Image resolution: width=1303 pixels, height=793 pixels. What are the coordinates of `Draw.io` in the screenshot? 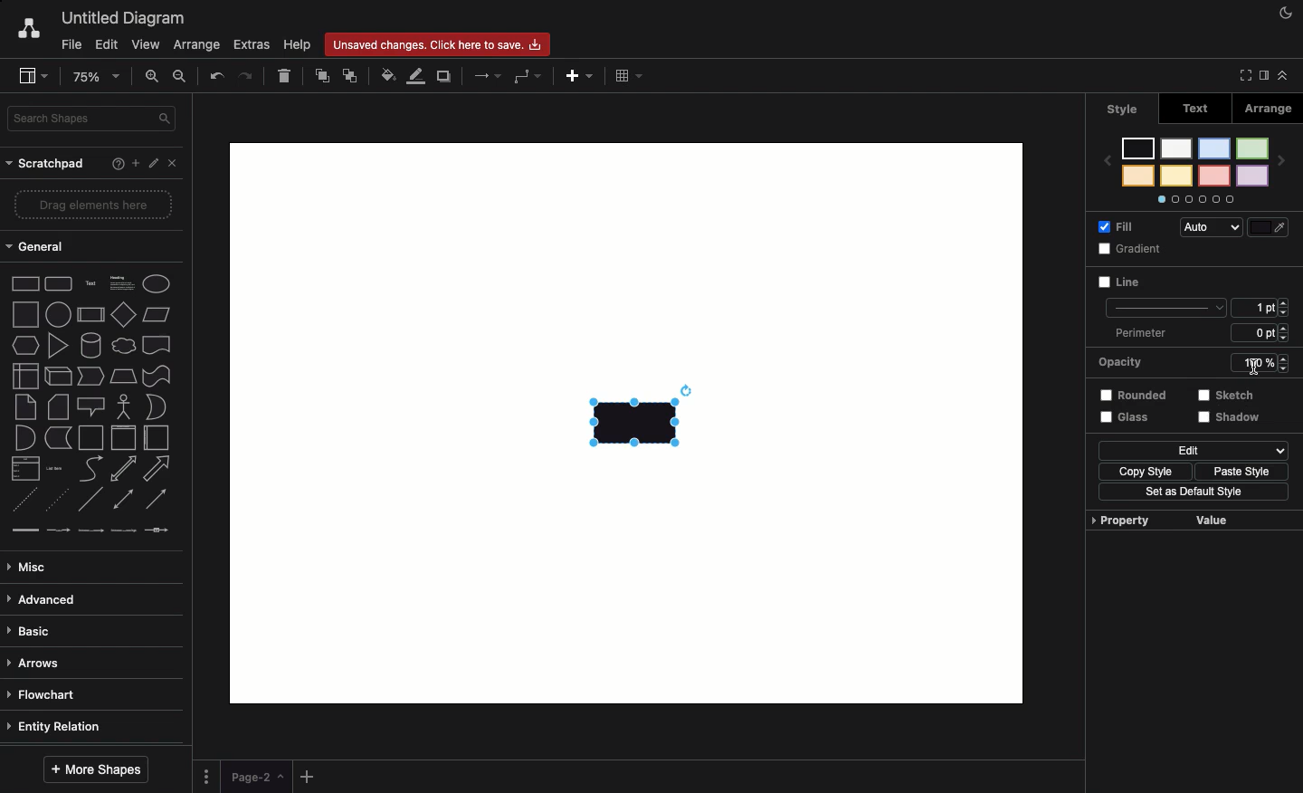 It's located at (30, 32).